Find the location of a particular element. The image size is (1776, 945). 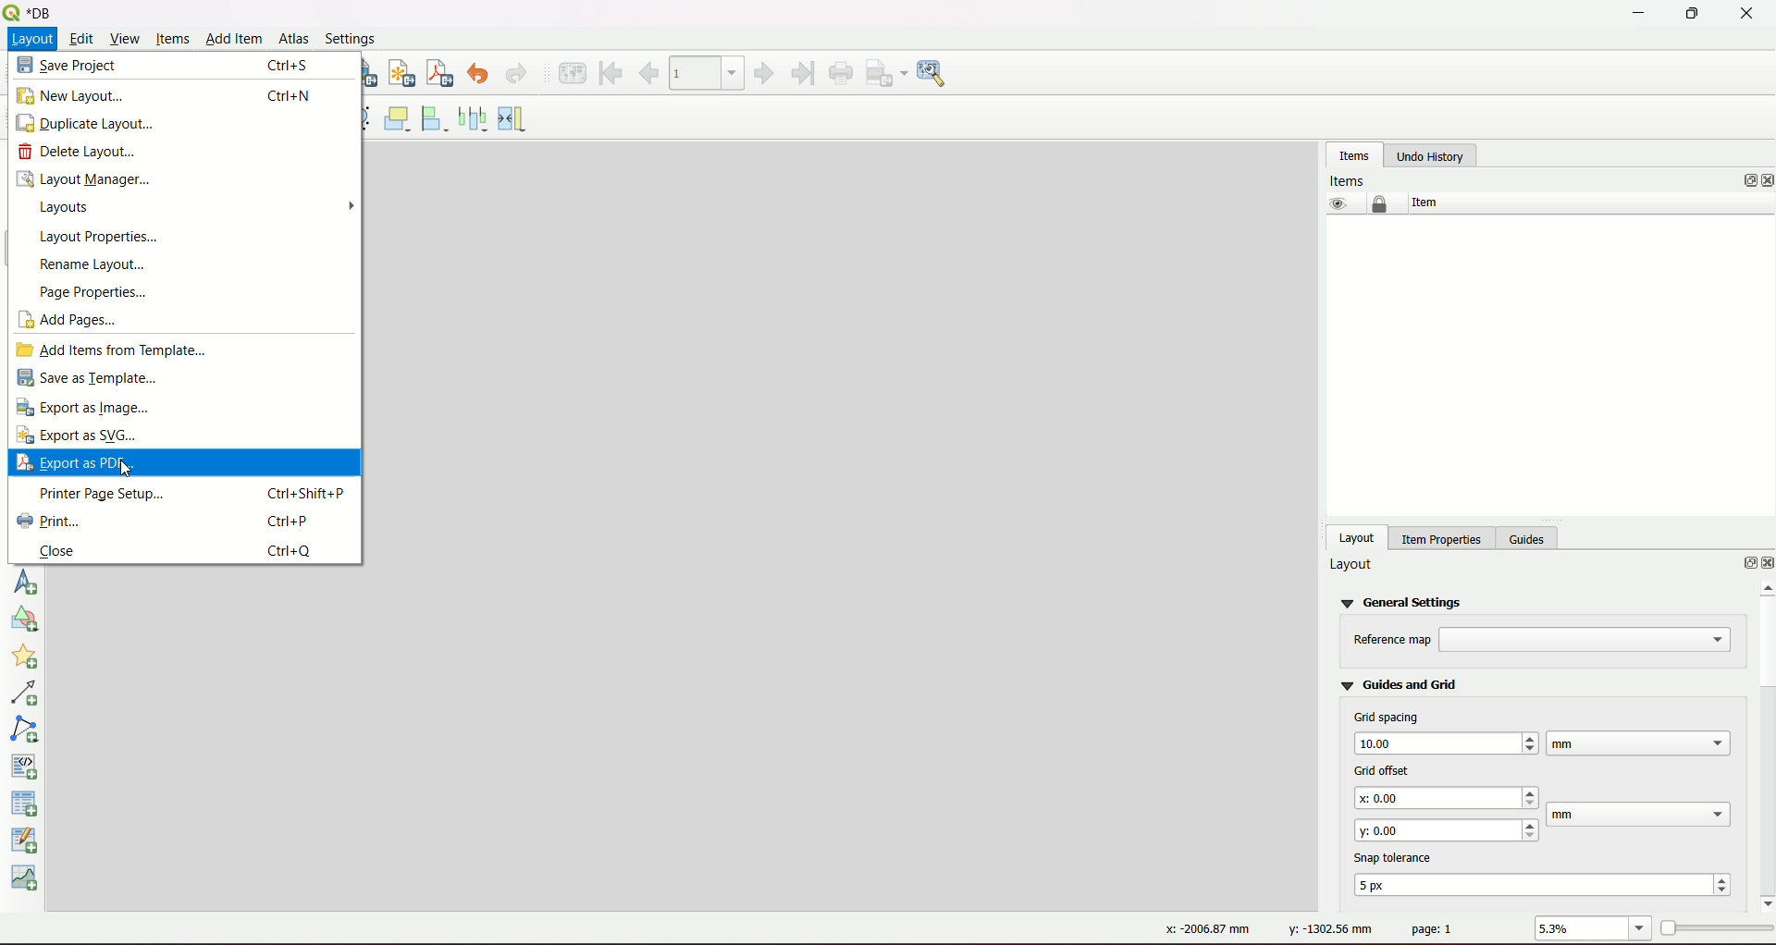

rename layout is located at coordinates (88, 265).